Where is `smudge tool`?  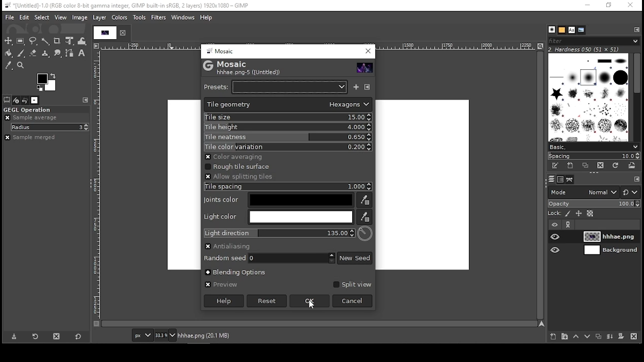 smudge tool is located at coordinates (58, 54).